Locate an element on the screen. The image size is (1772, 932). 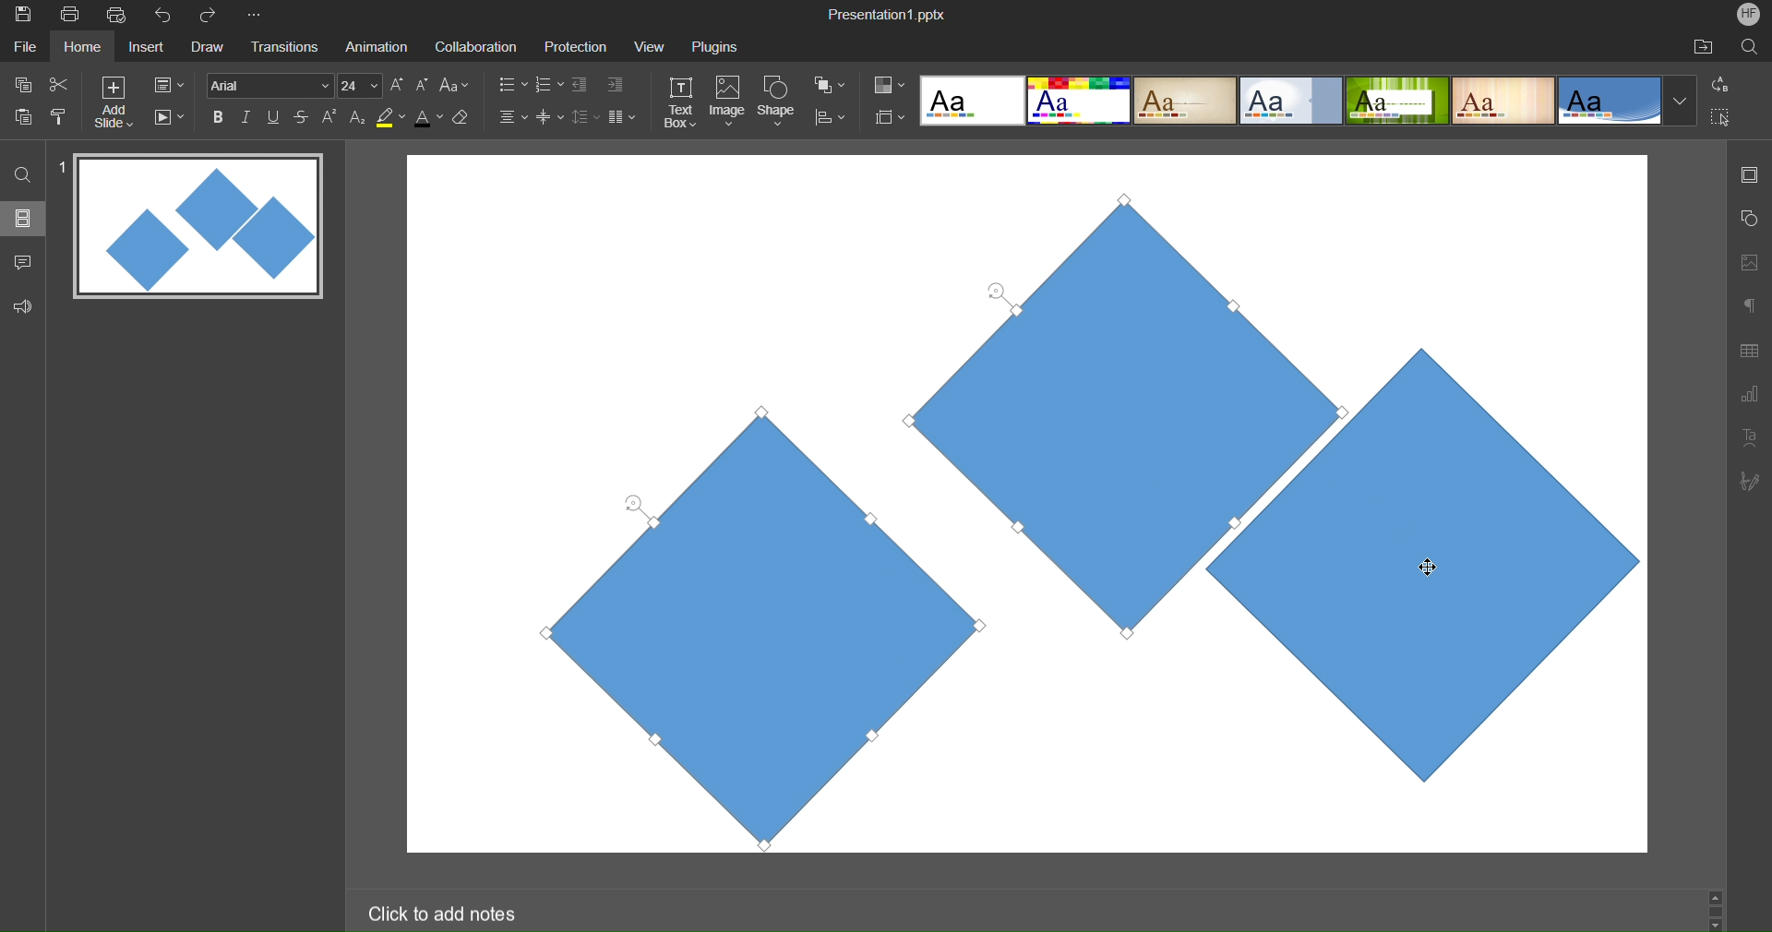
Text Art is located at coordinates (1750, 436).